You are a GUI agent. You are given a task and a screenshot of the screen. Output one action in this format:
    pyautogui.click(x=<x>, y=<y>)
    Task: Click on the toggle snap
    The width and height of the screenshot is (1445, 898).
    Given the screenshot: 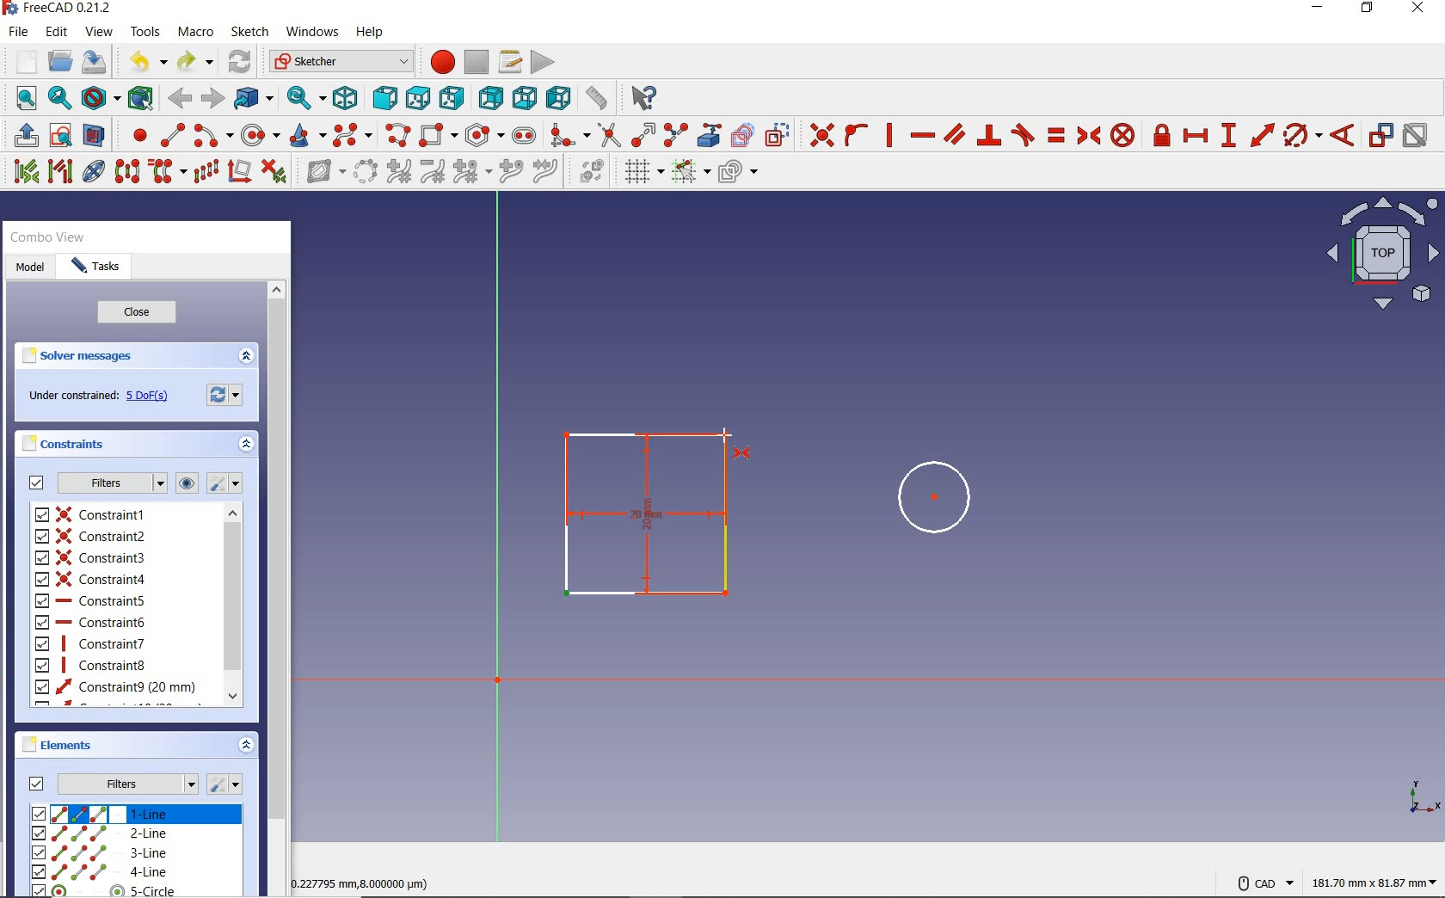 What is the action you would take?
    pyautogui.click(x=692, y=171)
    